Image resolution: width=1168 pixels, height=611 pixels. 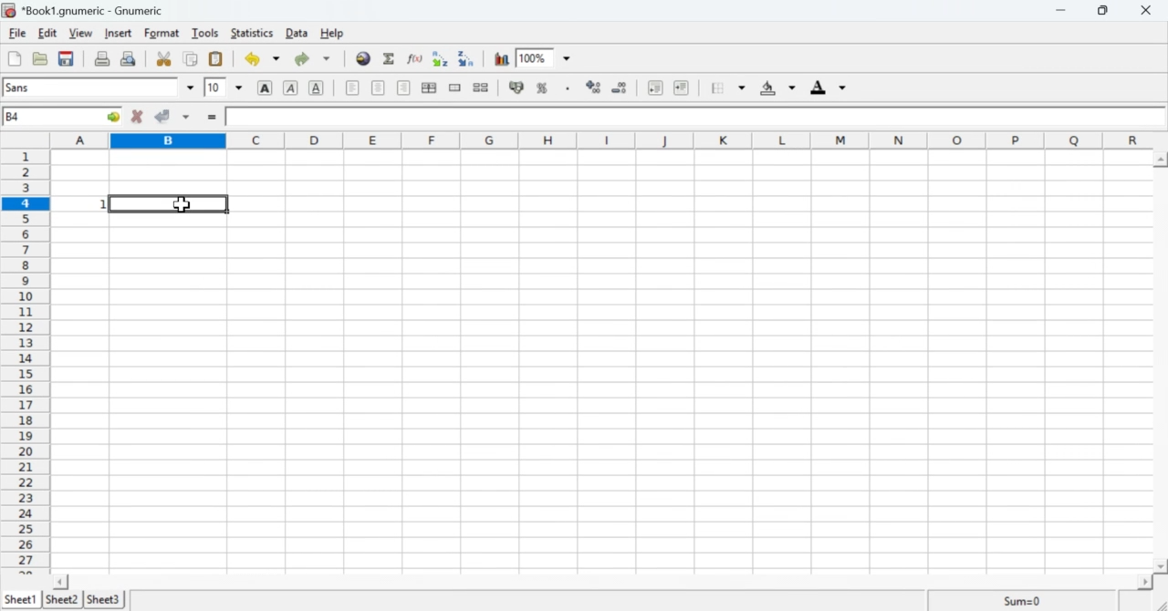 I want to click on View, so click(x=84, y=33).